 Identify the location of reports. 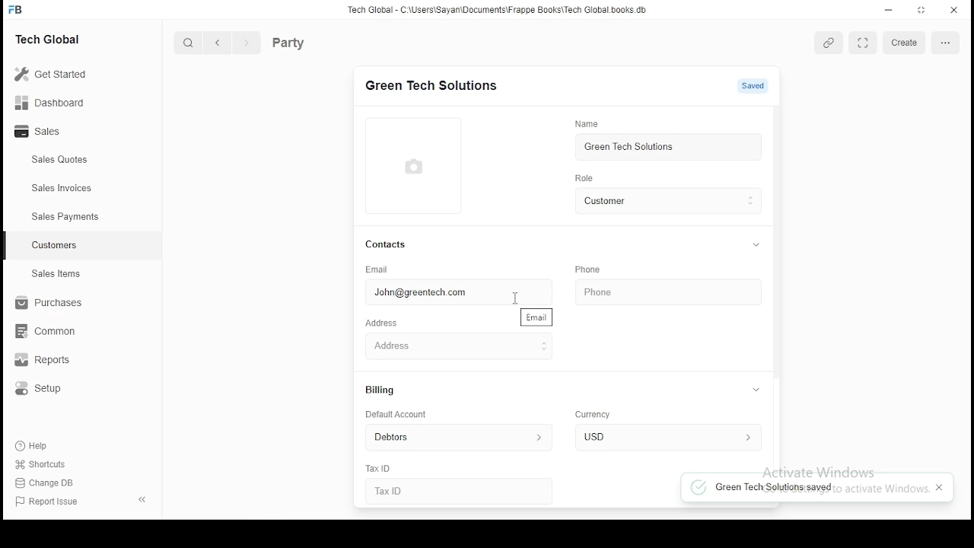
(49, 361).